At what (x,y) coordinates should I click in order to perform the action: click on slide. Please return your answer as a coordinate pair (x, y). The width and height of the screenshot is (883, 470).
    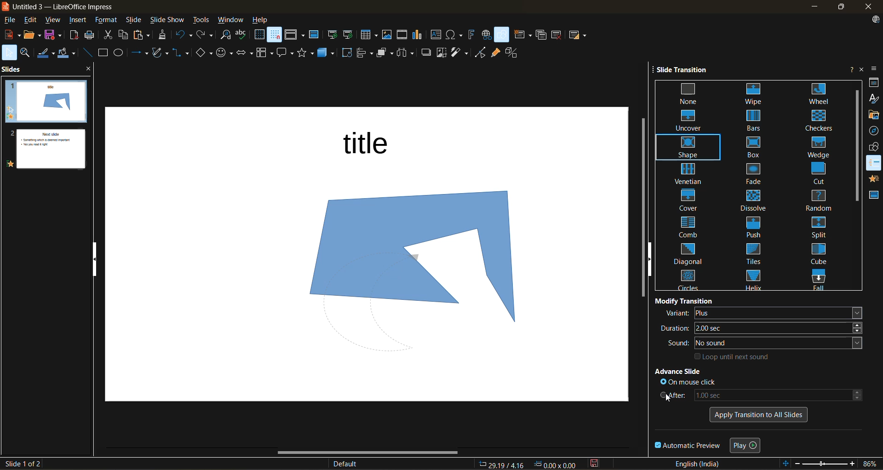
    Looking at the image, I should click on (135, 20).